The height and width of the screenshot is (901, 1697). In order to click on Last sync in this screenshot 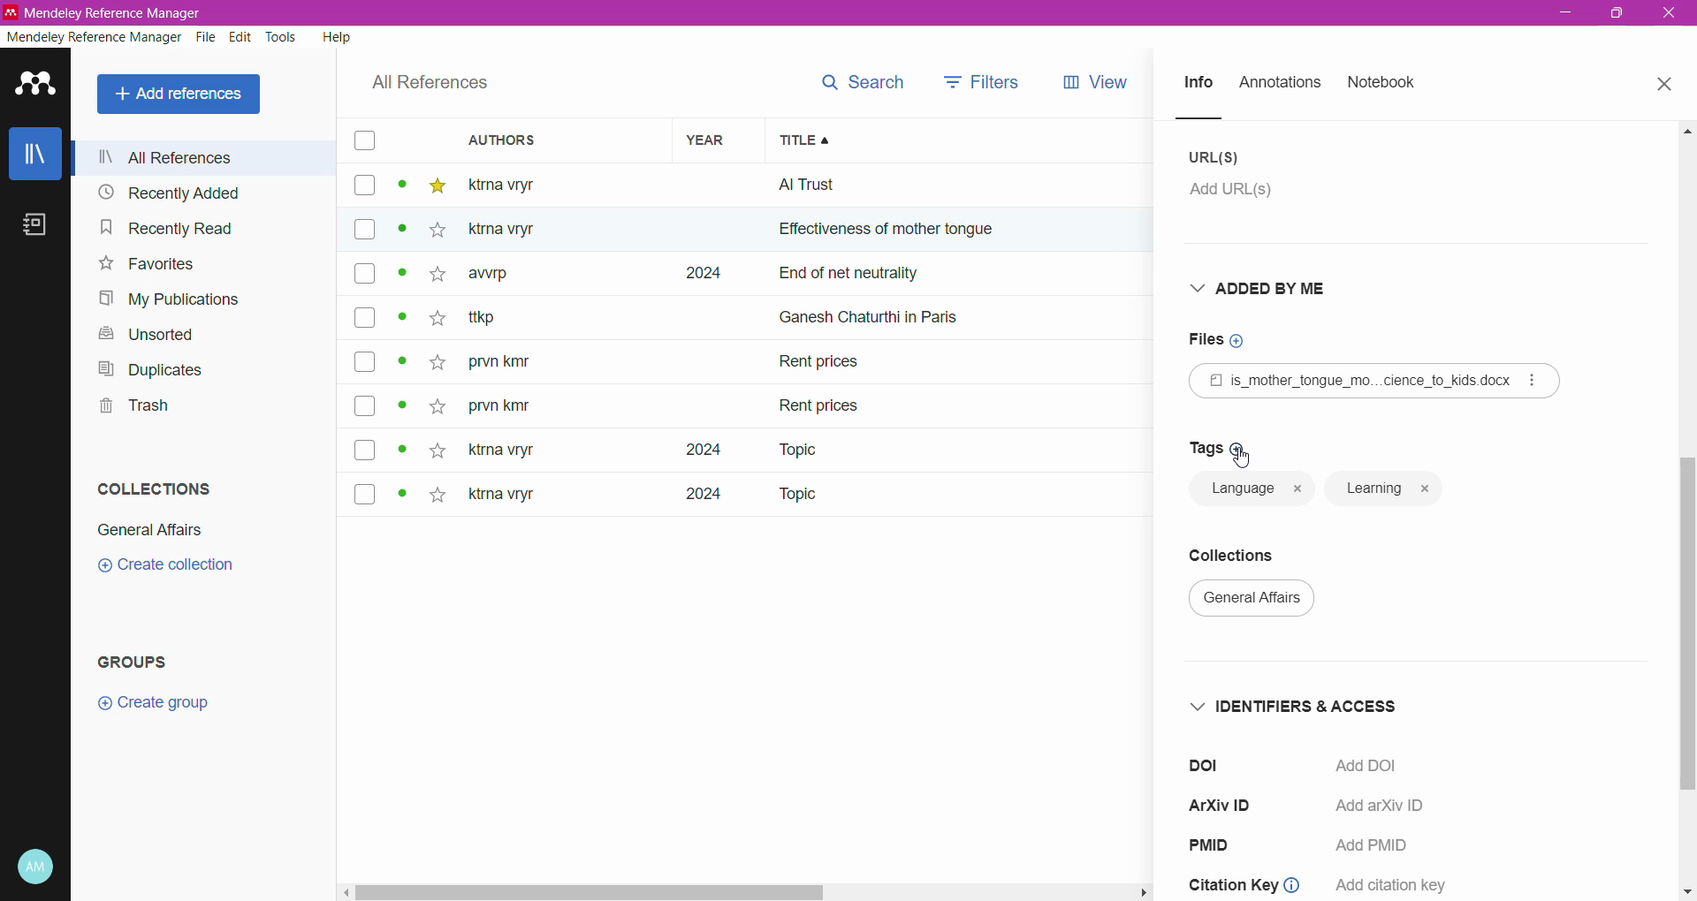, I will do `click(34, 797)`.